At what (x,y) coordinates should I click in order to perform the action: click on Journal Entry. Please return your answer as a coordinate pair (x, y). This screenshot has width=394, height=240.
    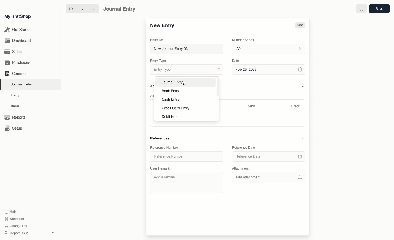
    Looking at the image, I should click on (120, 9).